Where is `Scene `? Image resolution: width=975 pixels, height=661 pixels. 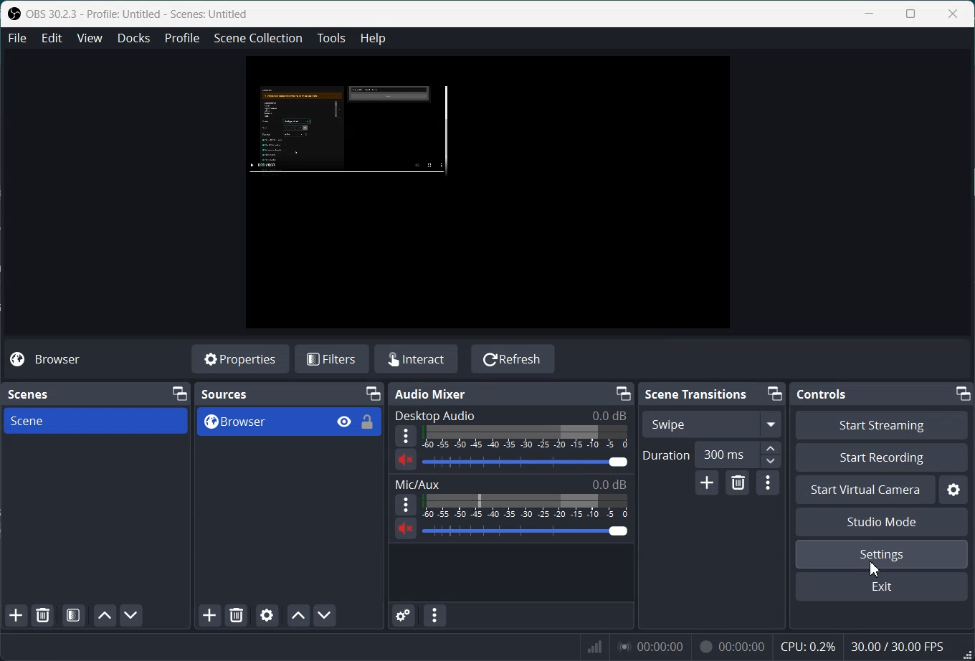
Scene  is located at coordinates (95, 421).